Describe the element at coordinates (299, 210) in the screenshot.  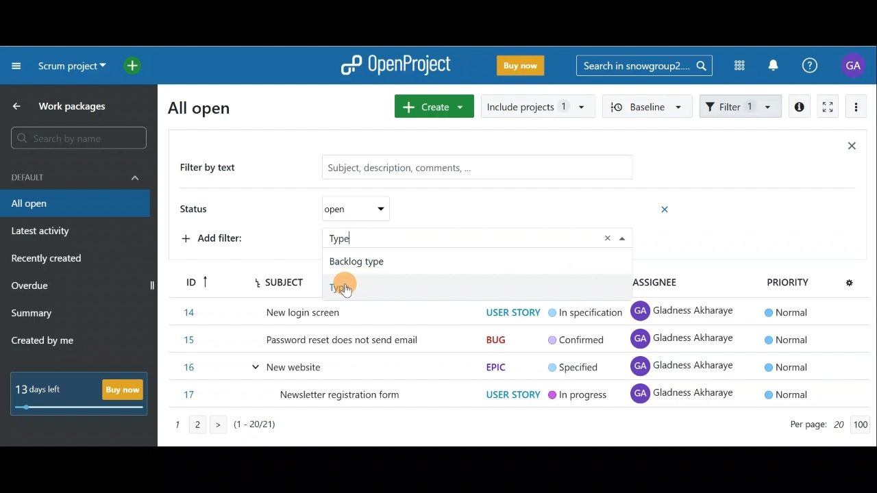
I see `Status` at that location.